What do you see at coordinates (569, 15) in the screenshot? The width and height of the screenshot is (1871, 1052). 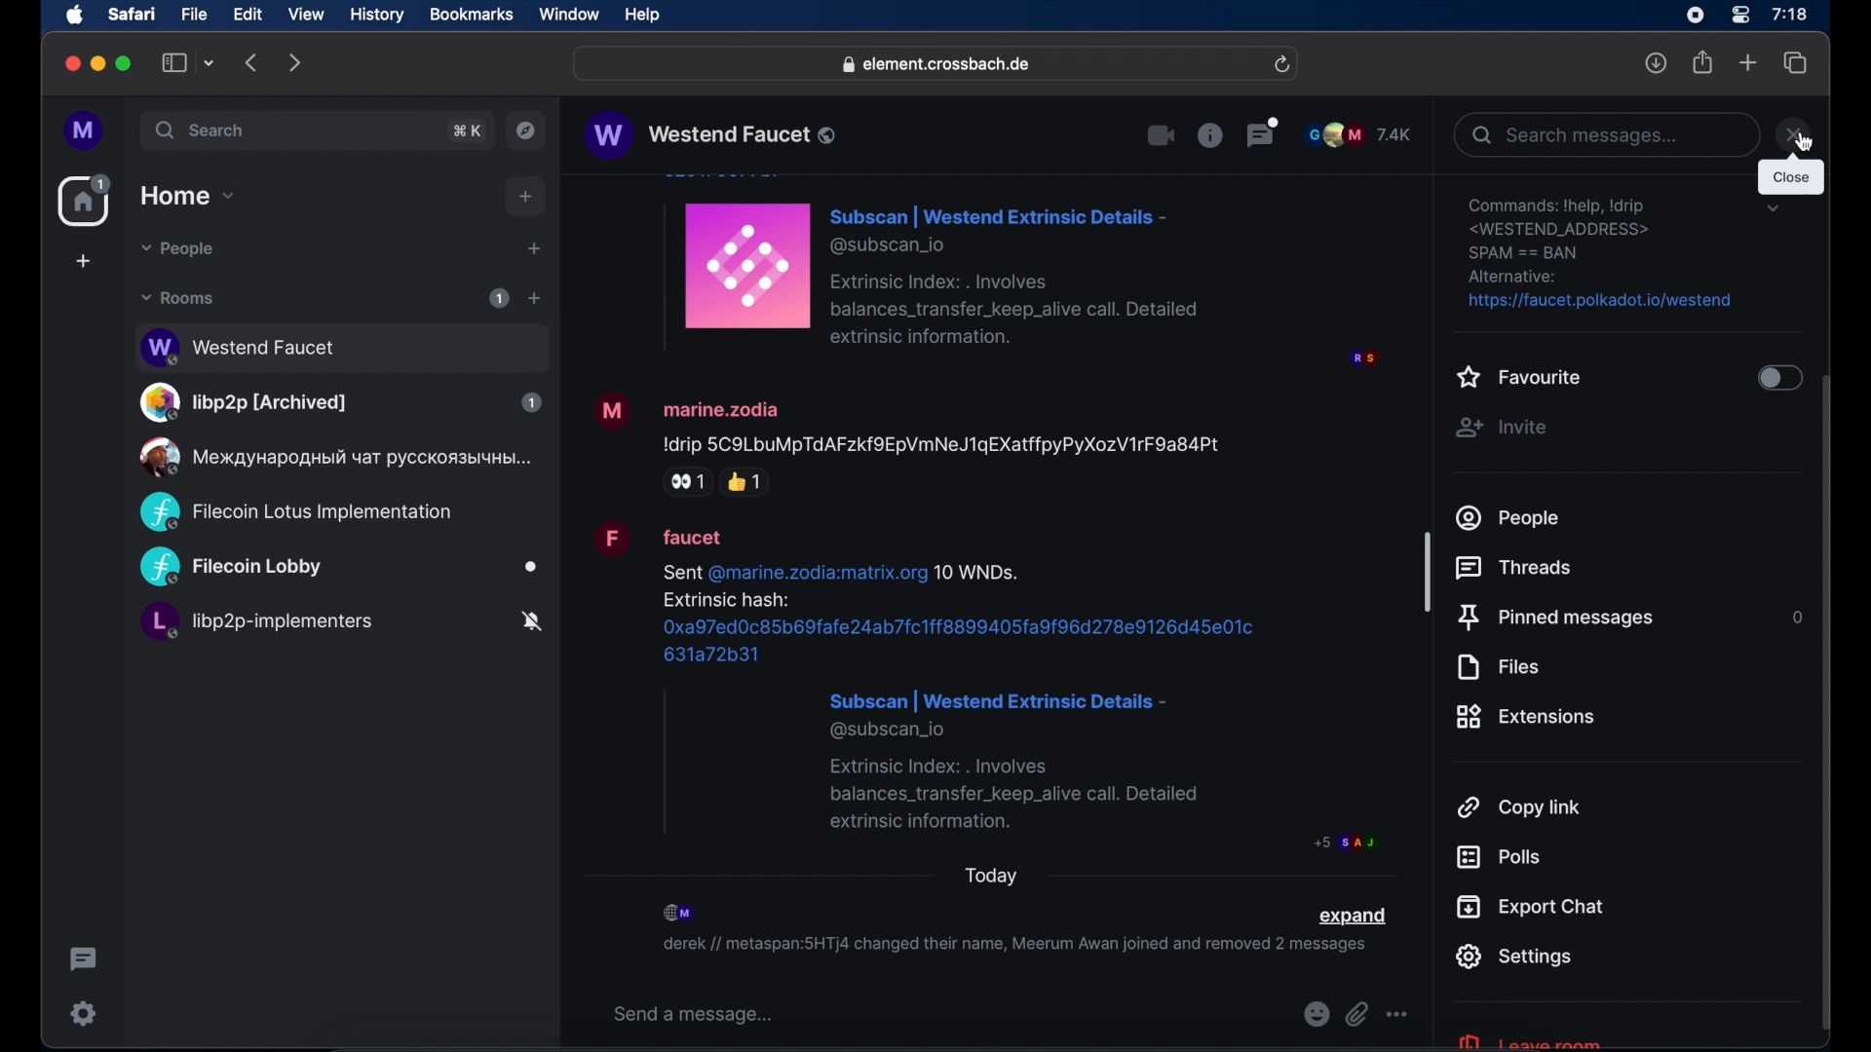 I see `window` at bounding box center [569, 15].